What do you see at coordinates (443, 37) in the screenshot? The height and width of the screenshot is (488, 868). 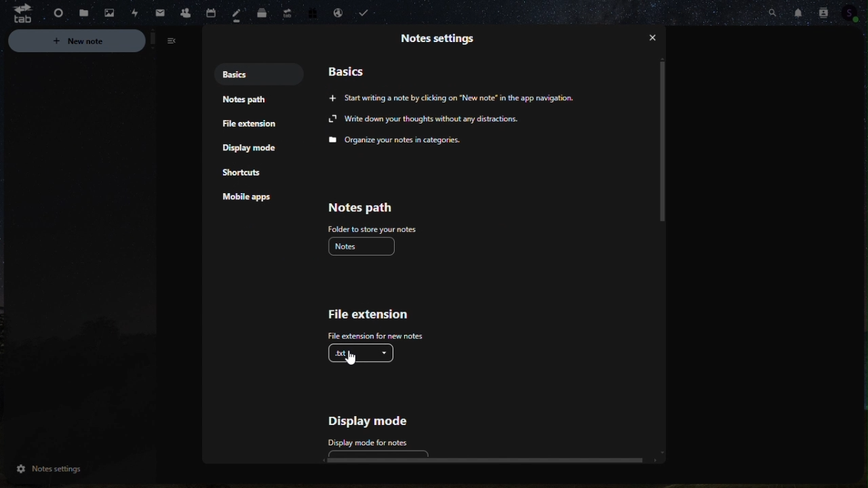 I see `Note settings` at bounding box center [443, 37].